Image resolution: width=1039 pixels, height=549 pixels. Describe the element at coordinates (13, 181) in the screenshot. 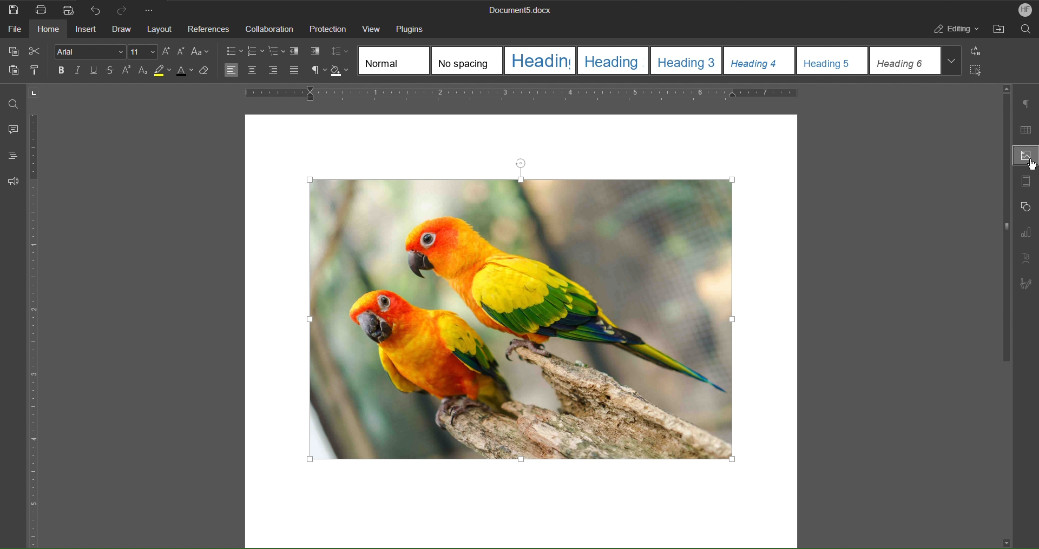

I see `Feedback and Support` at that location.